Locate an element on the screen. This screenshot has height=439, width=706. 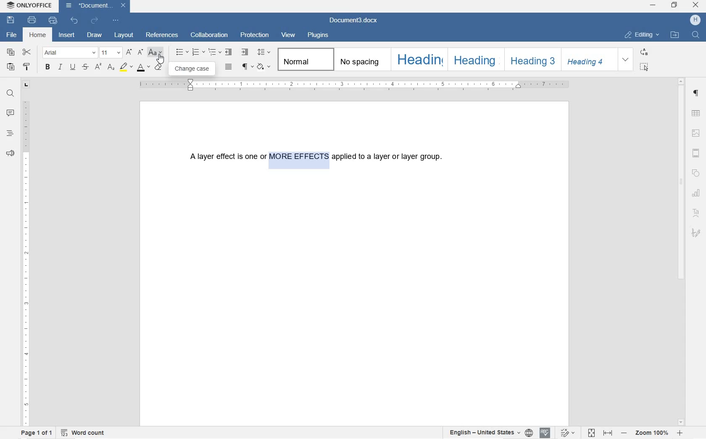
document3.docx is located at coordinates (355, 21).